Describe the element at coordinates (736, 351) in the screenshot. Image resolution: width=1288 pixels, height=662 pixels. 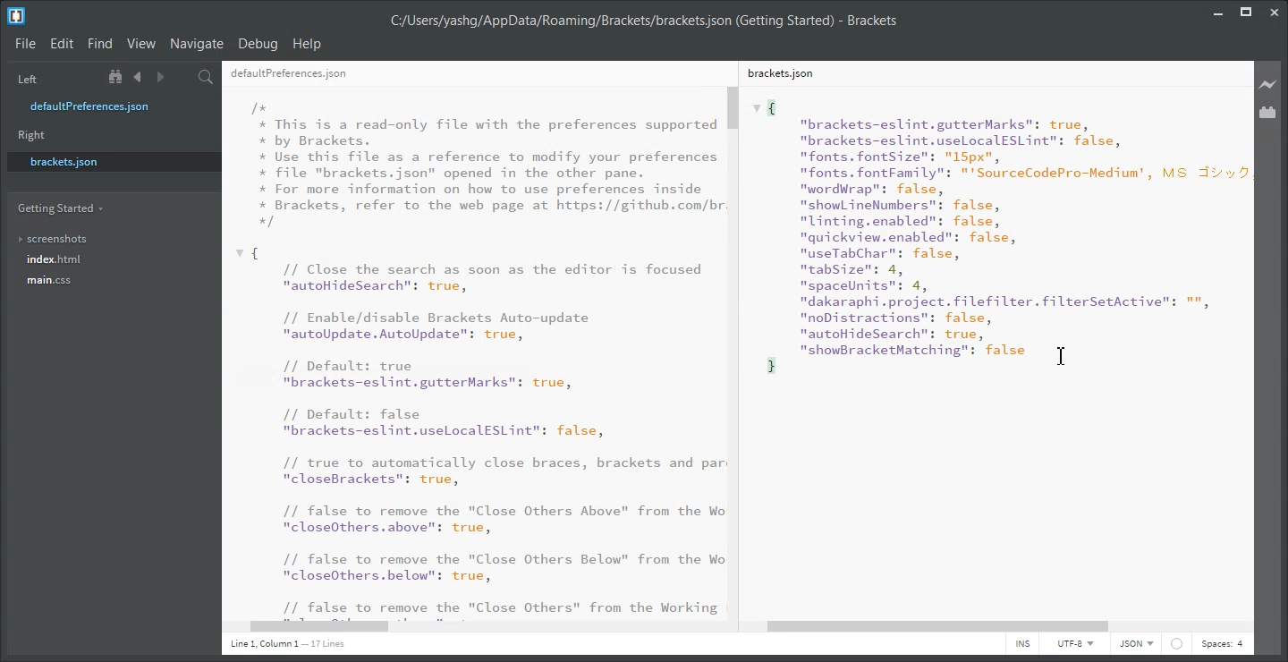
I see `Vertical Scroll bar` at that location.